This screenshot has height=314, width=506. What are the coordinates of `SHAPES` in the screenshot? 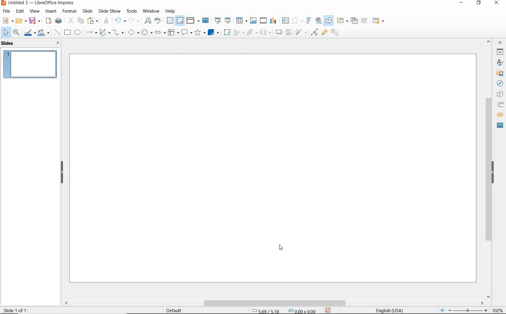 It's located at (499, 95).